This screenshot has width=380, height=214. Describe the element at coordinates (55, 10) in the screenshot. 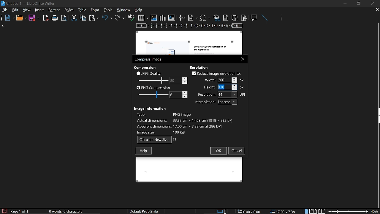

I see `tools` at that location.